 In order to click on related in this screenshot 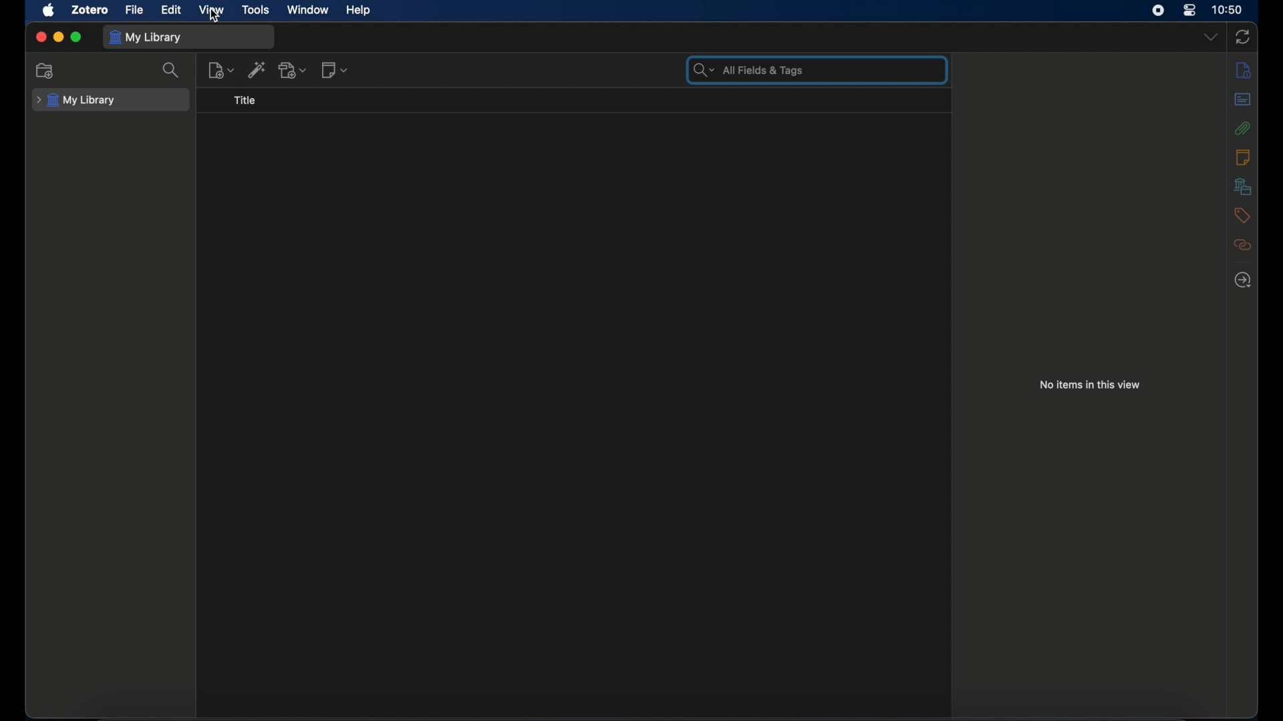, I will do `click(1244, 245)`.